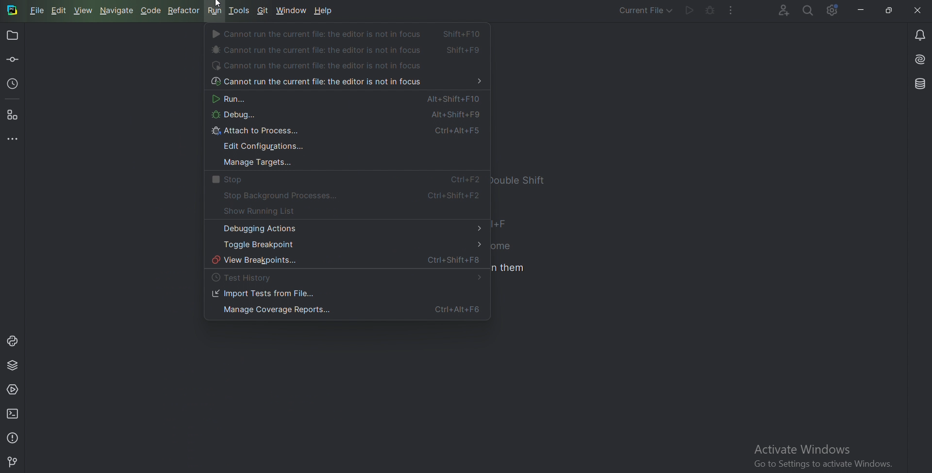 The height and width of the screenshot is (473, 932). Describe the element at coordinates (350, 228) in the screenshot. I see `Debugging actions` at that location.